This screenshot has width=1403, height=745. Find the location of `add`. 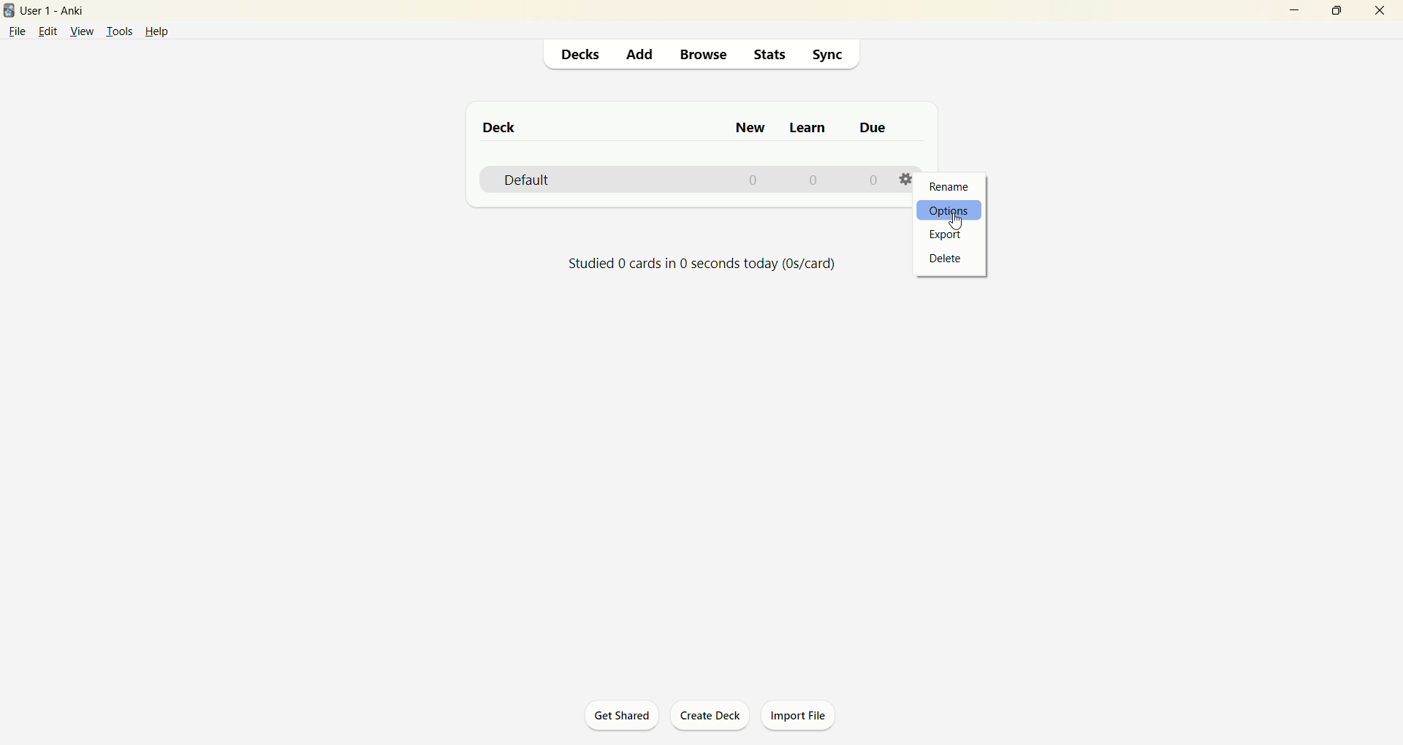

add is located at coordinates (639, 56).